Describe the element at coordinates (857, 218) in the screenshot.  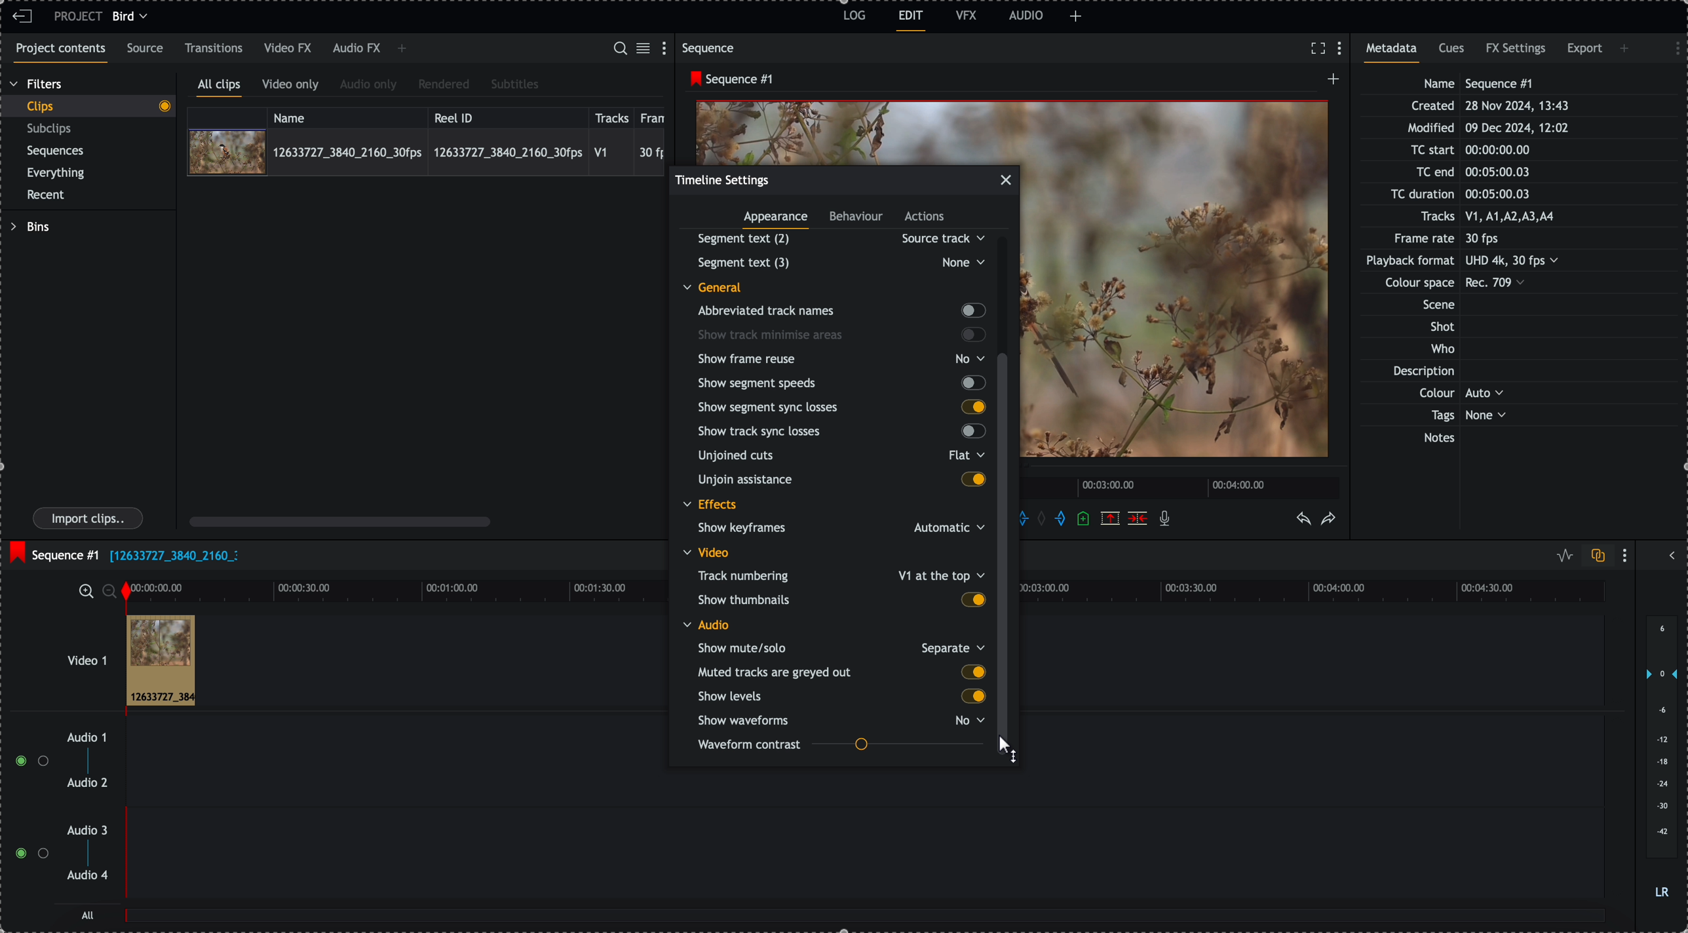
I see `behaviour` at that location.